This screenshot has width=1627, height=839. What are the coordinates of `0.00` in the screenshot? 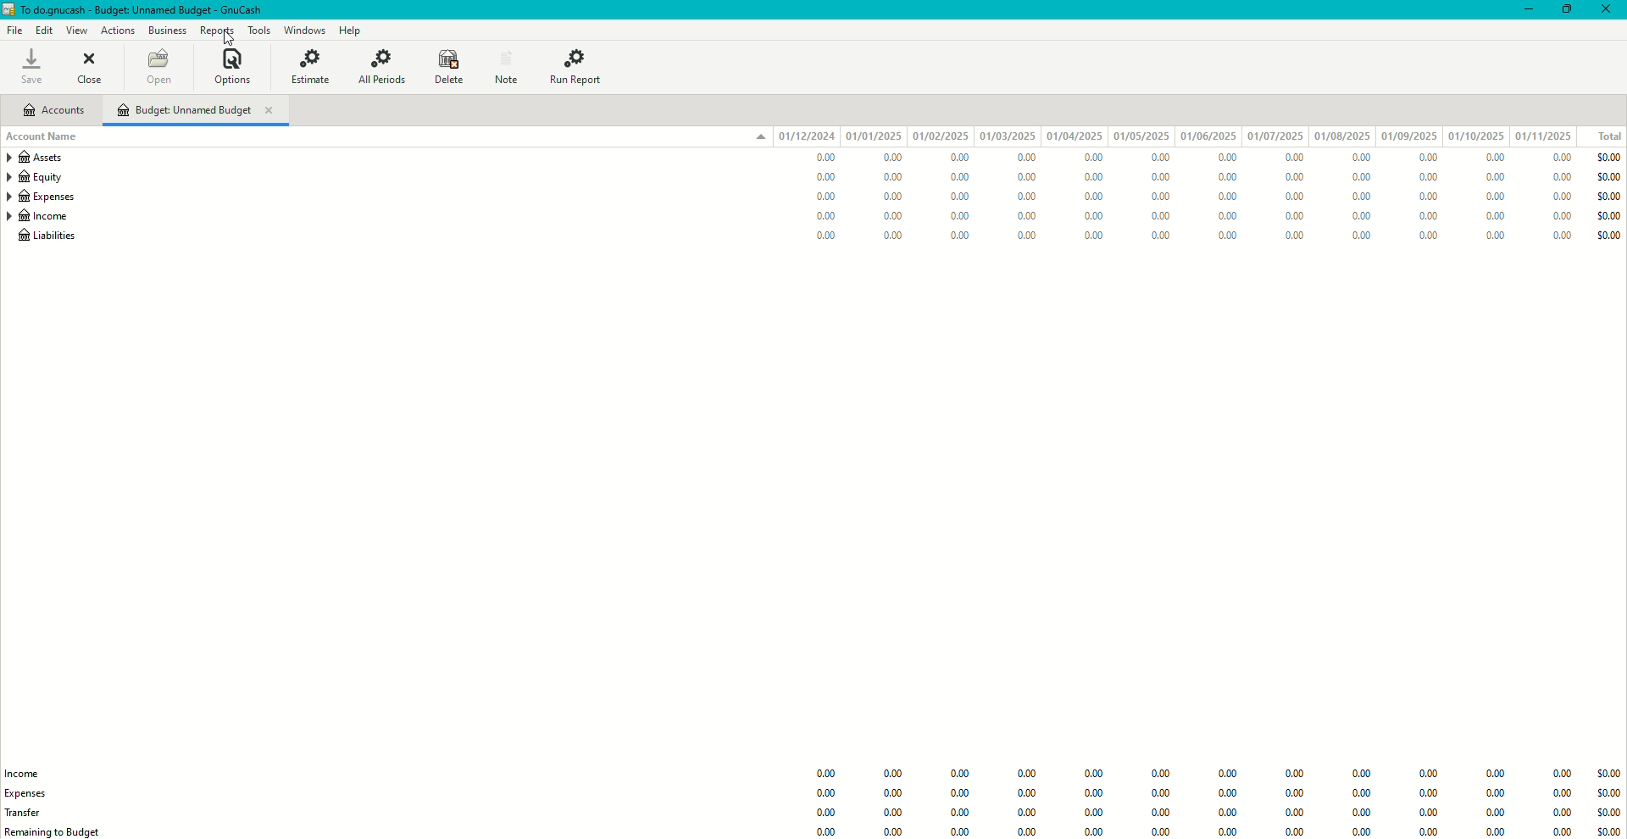 It's located at (963, 157).